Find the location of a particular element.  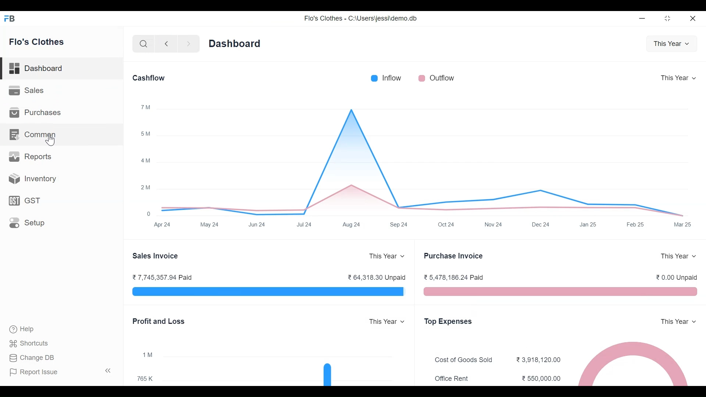

7,745,357.94 Paid is located at coordinates (161, 277).